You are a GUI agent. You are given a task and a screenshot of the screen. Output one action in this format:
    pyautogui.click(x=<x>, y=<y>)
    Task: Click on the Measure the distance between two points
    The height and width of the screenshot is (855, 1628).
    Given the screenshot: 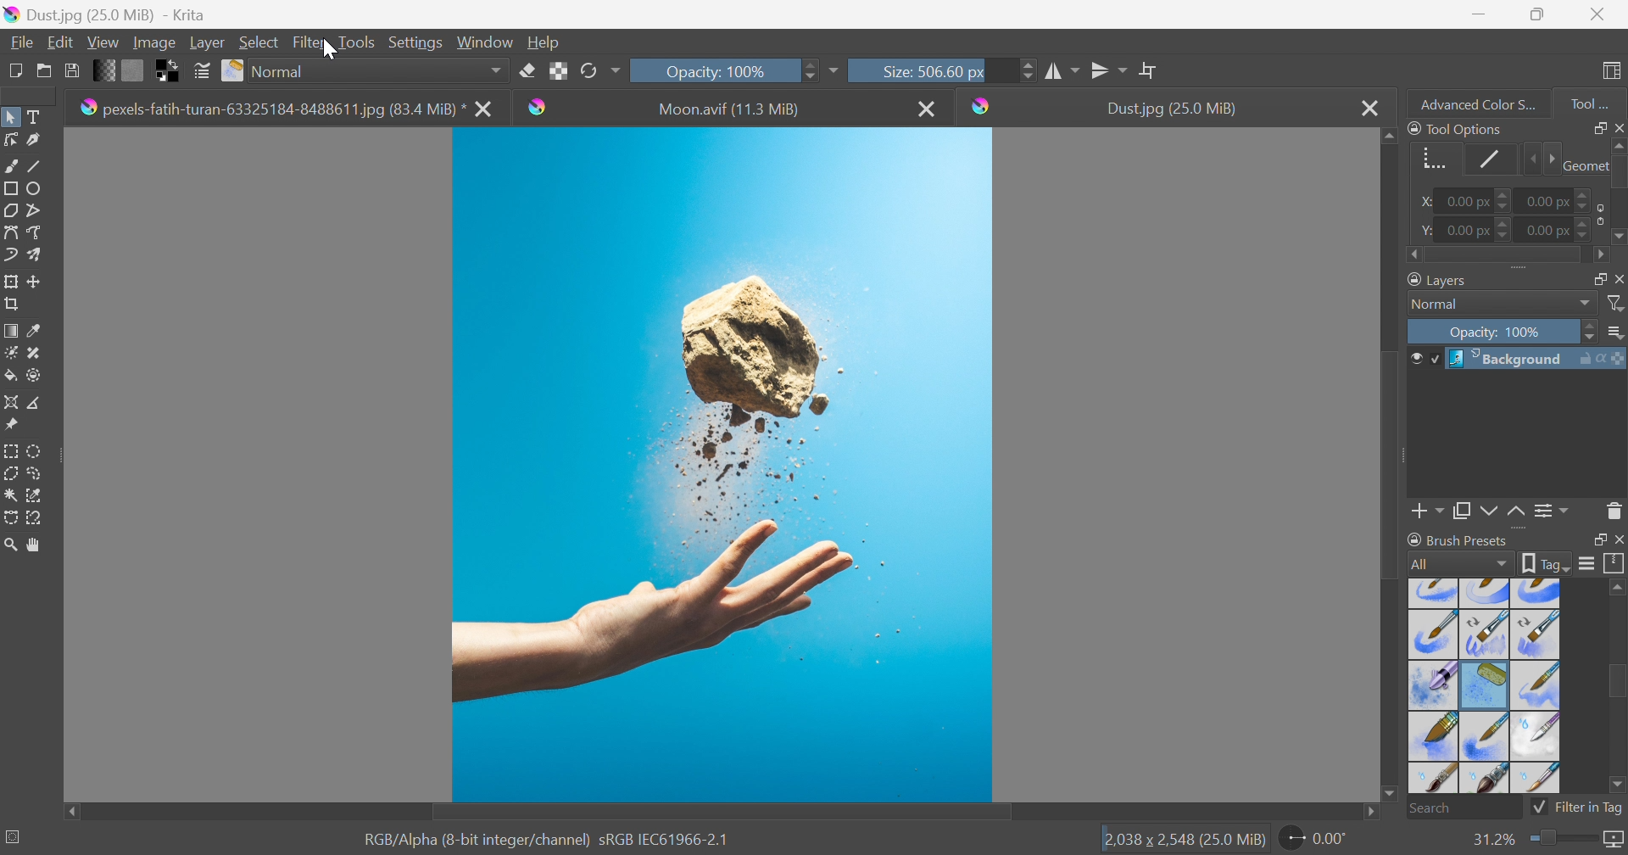 What is the action you would take?
    pyautogui.click(x=36, y=404)
    